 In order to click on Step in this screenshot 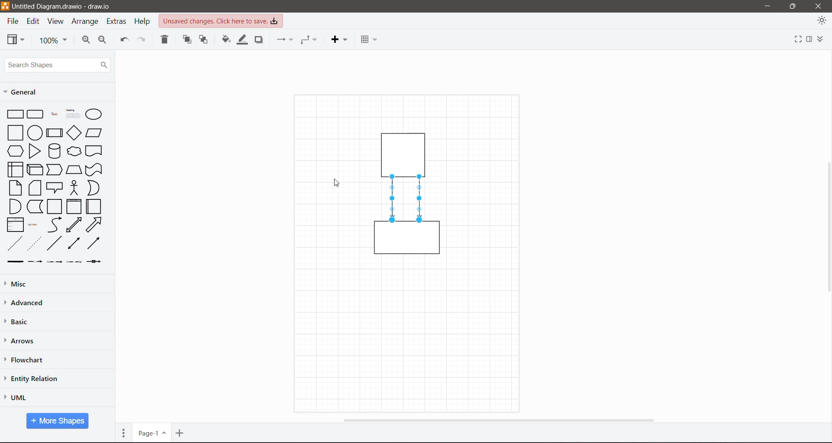, I will do `click(55, 169)`.